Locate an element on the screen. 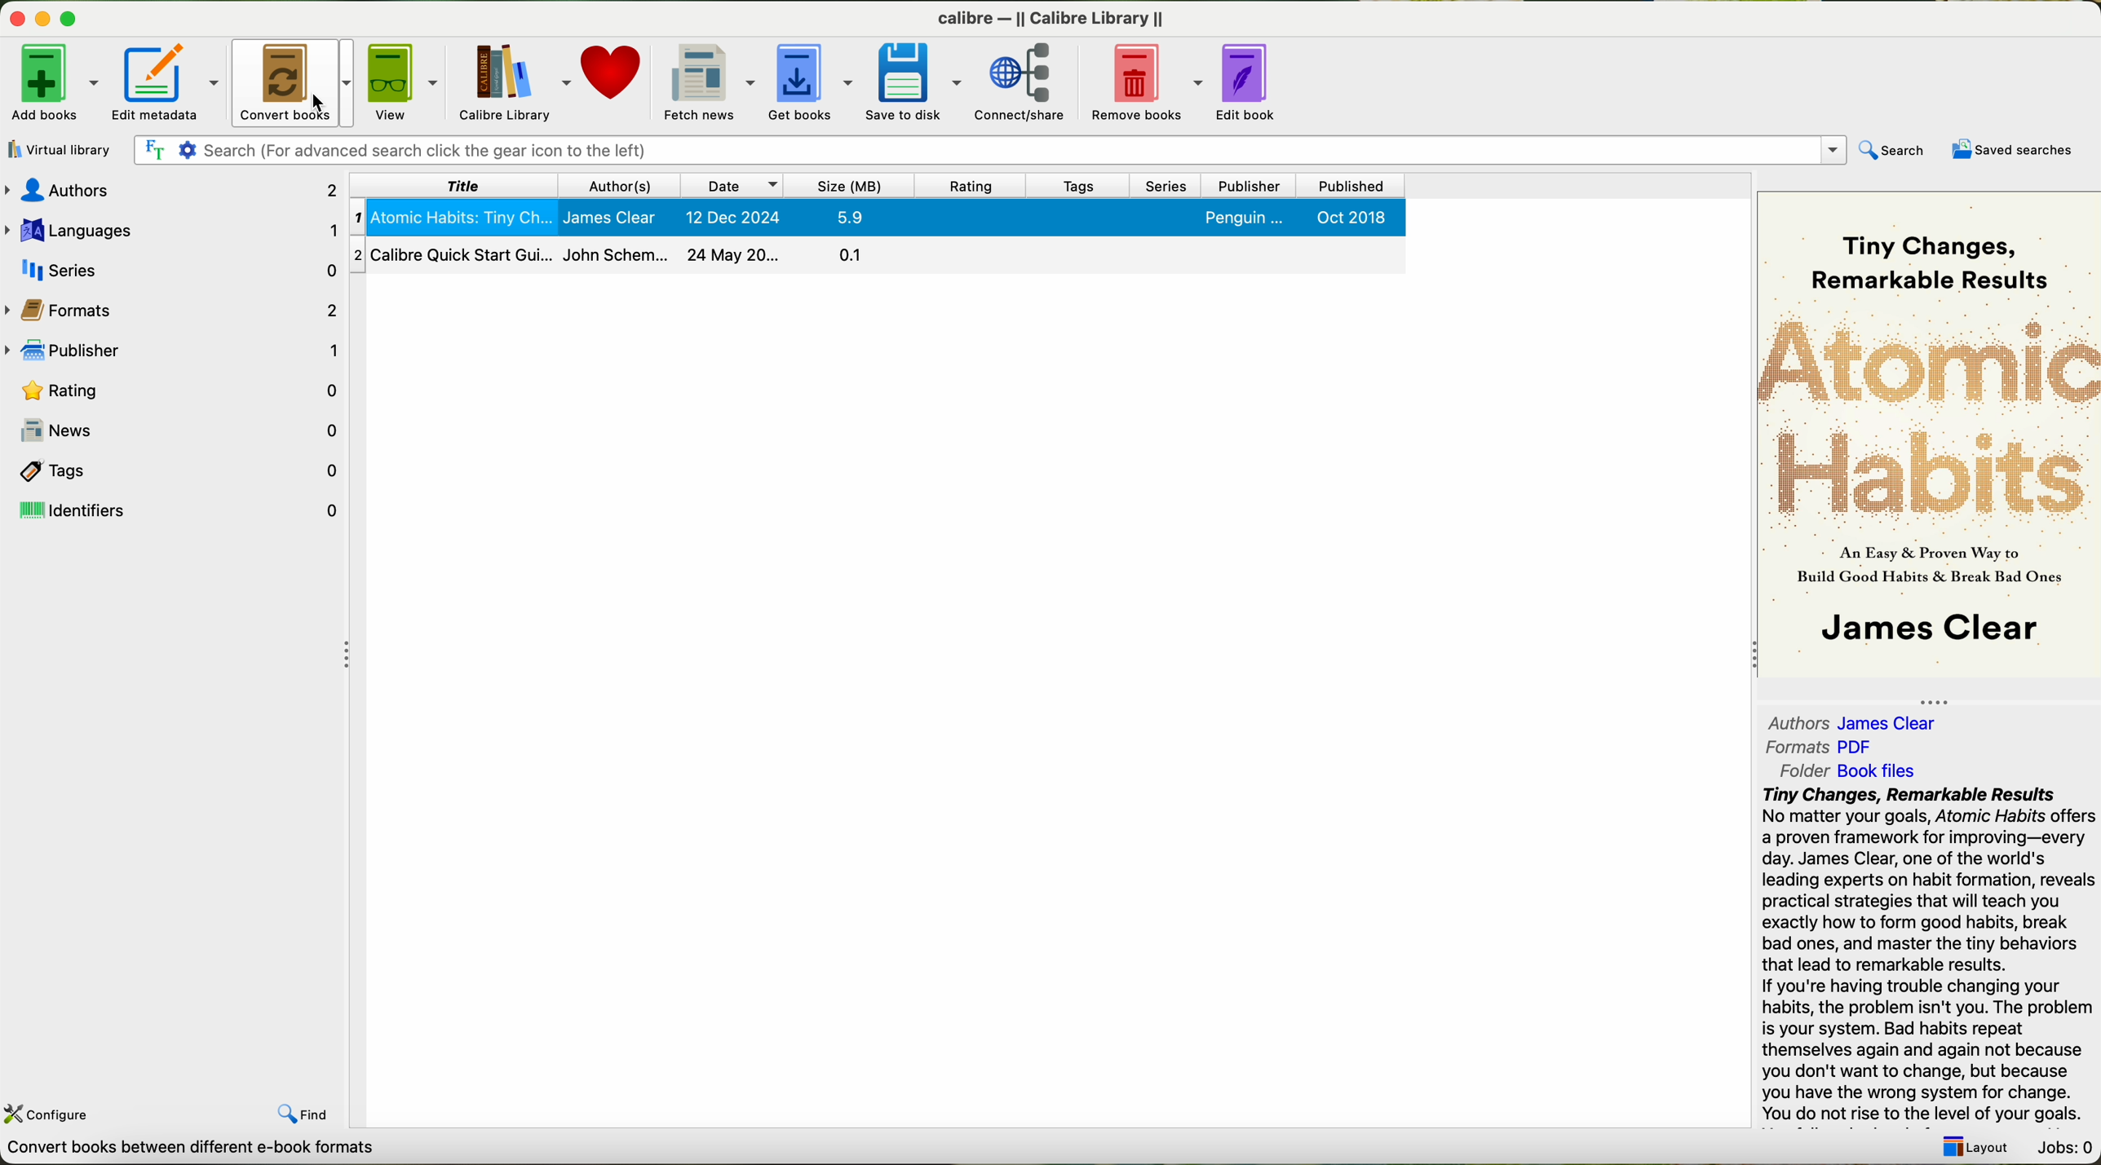  size is located at coordinates (848, 184).